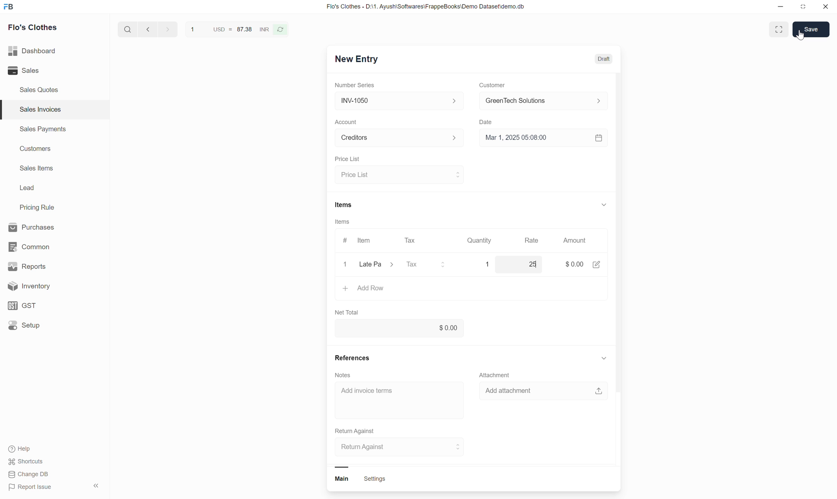  Describe the element at coordinates (282, 31) in the screenshot. I see `refresh` at that location.